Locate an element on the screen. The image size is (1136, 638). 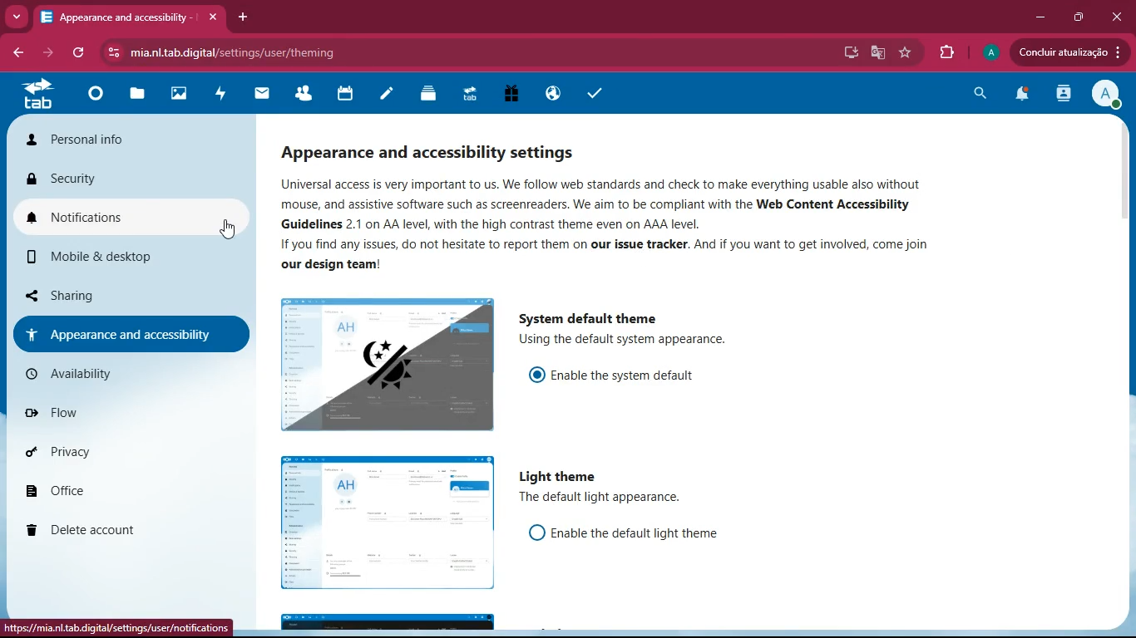
notifications is located at coordinates (126, 213).